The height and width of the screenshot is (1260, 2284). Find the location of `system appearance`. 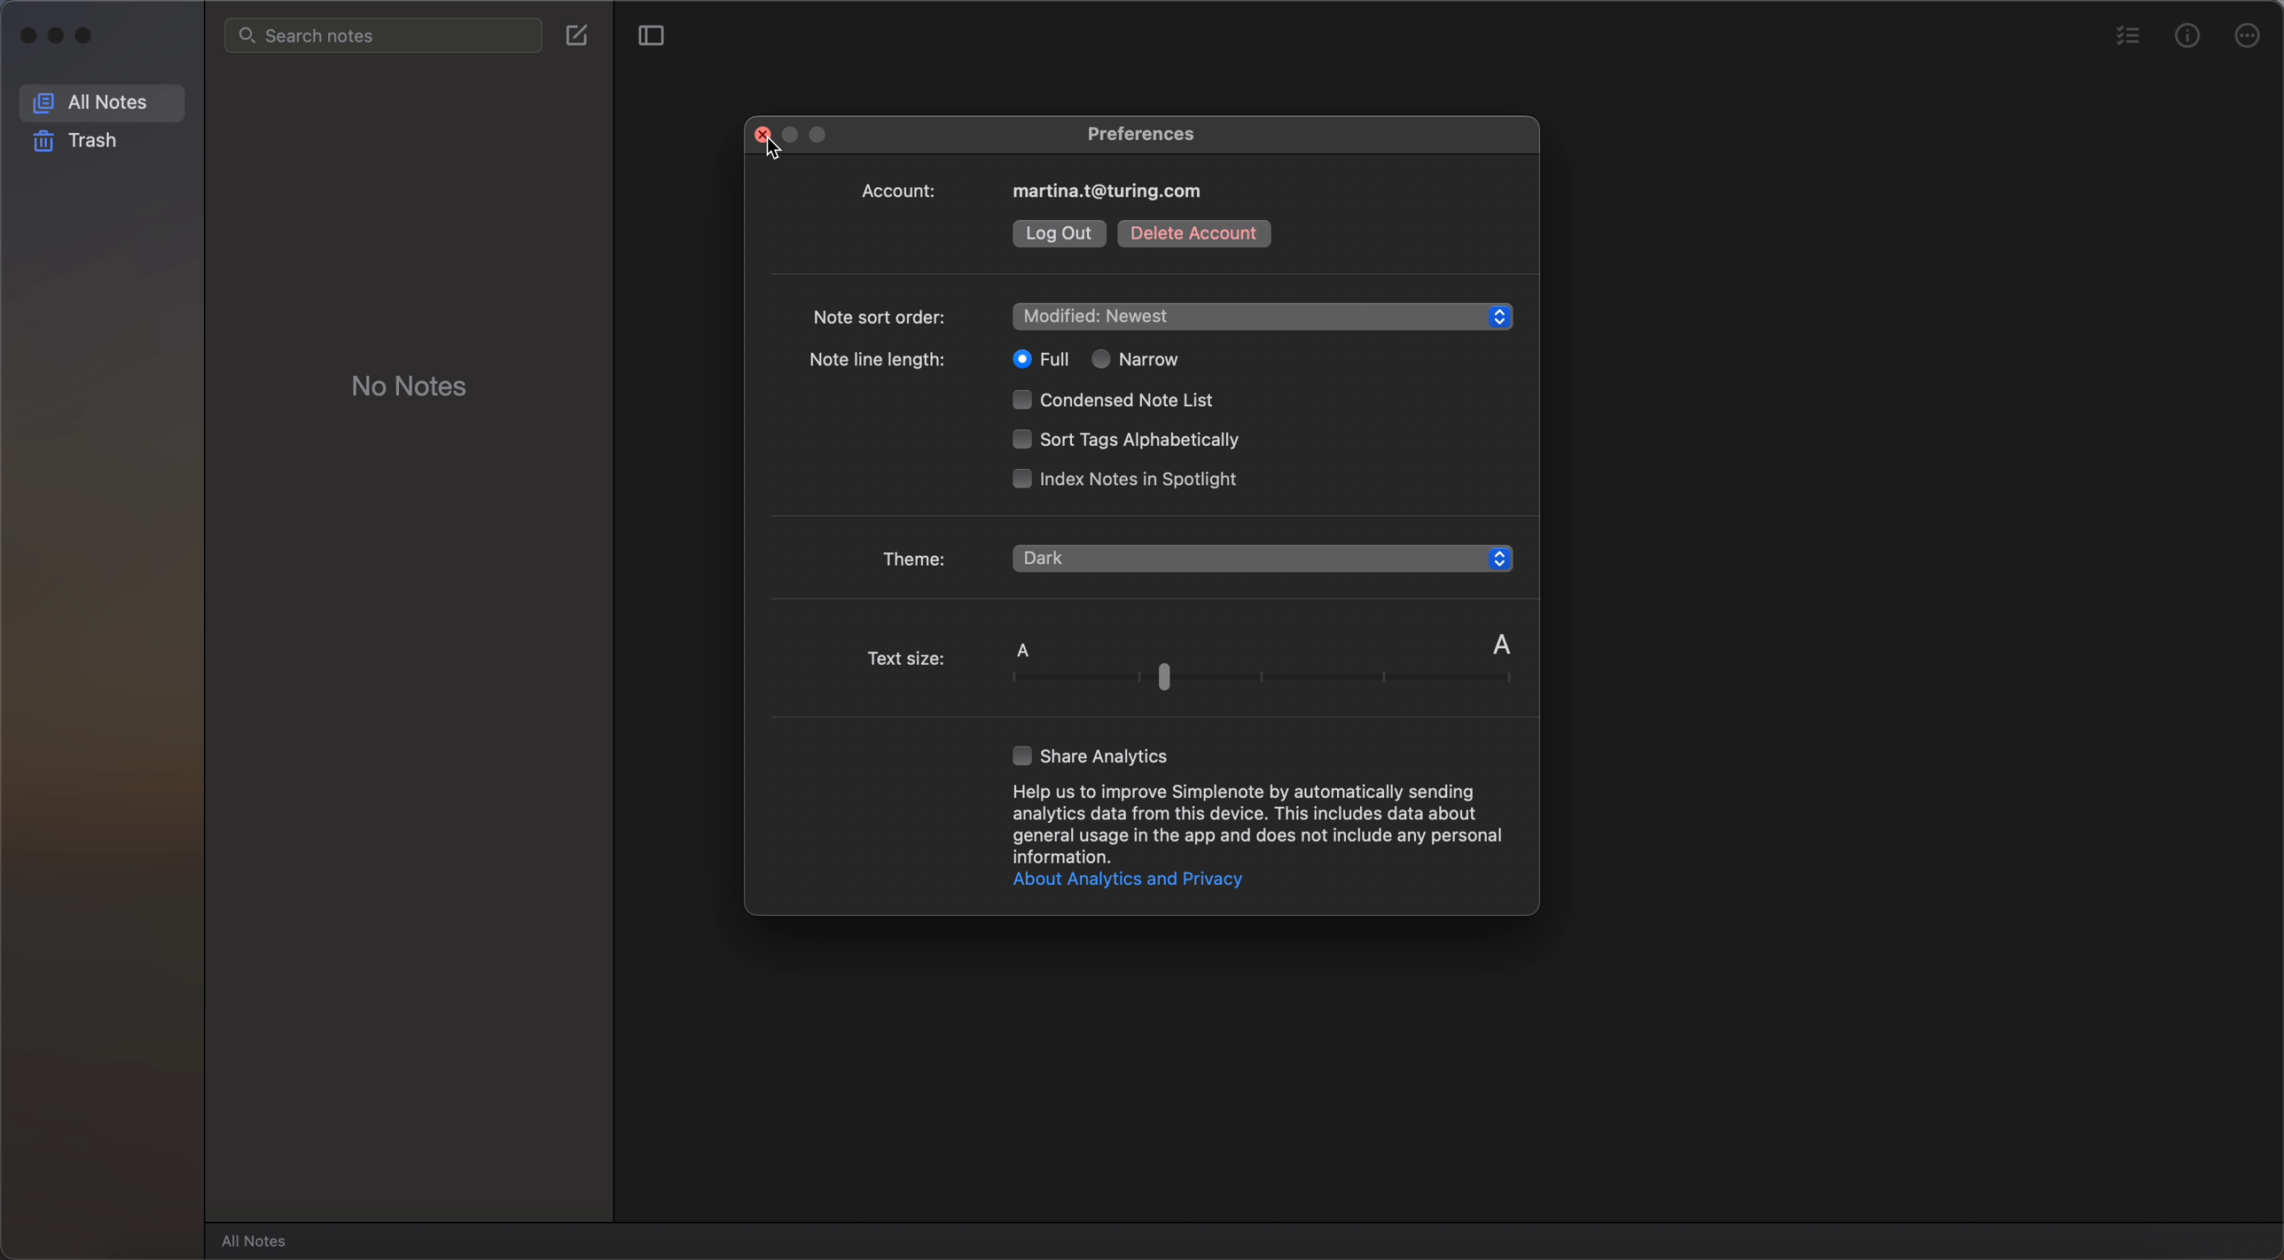

system appearance is located at coordinates (1100, 556).